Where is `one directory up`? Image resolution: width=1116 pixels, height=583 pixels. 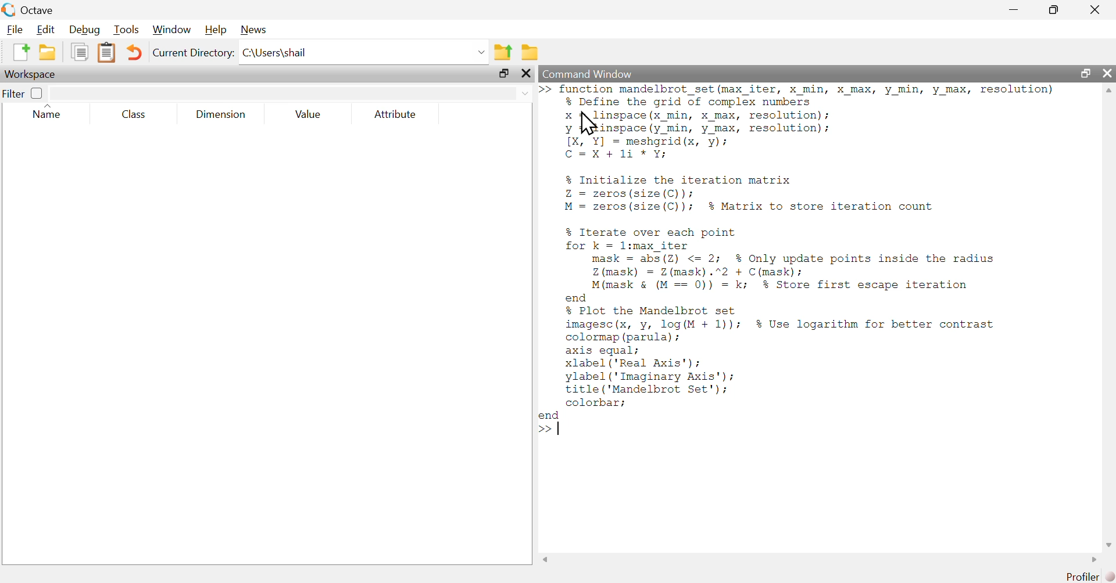 one directory up is located at coordinates (502, 51).